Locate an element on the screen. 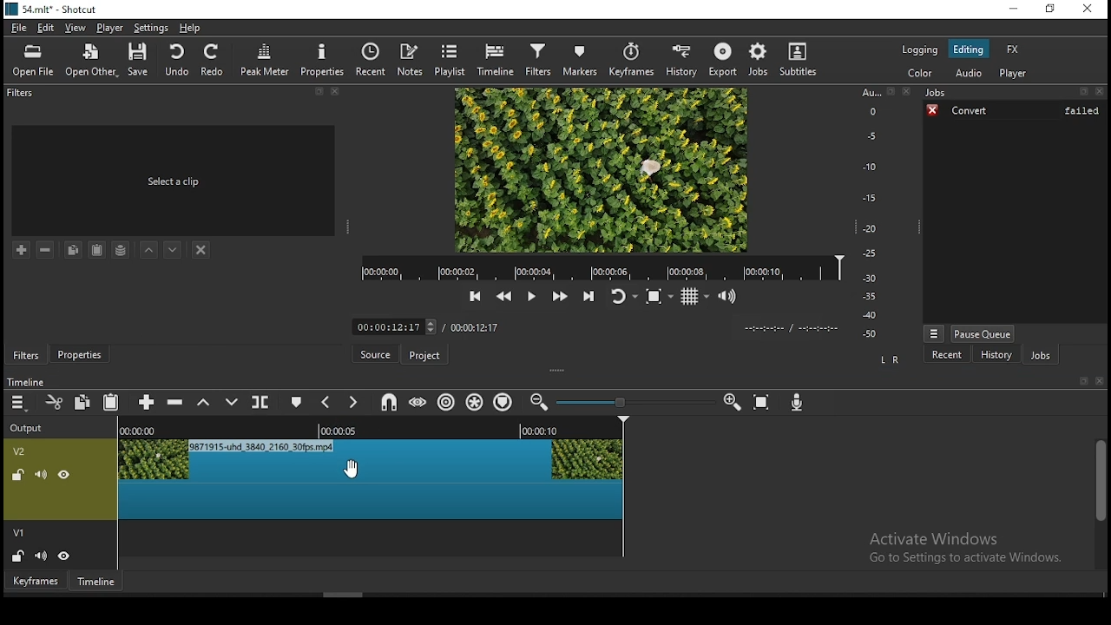 The width and height of the screenshot is (1111, 625). properties is located at coordinates (79, 354).